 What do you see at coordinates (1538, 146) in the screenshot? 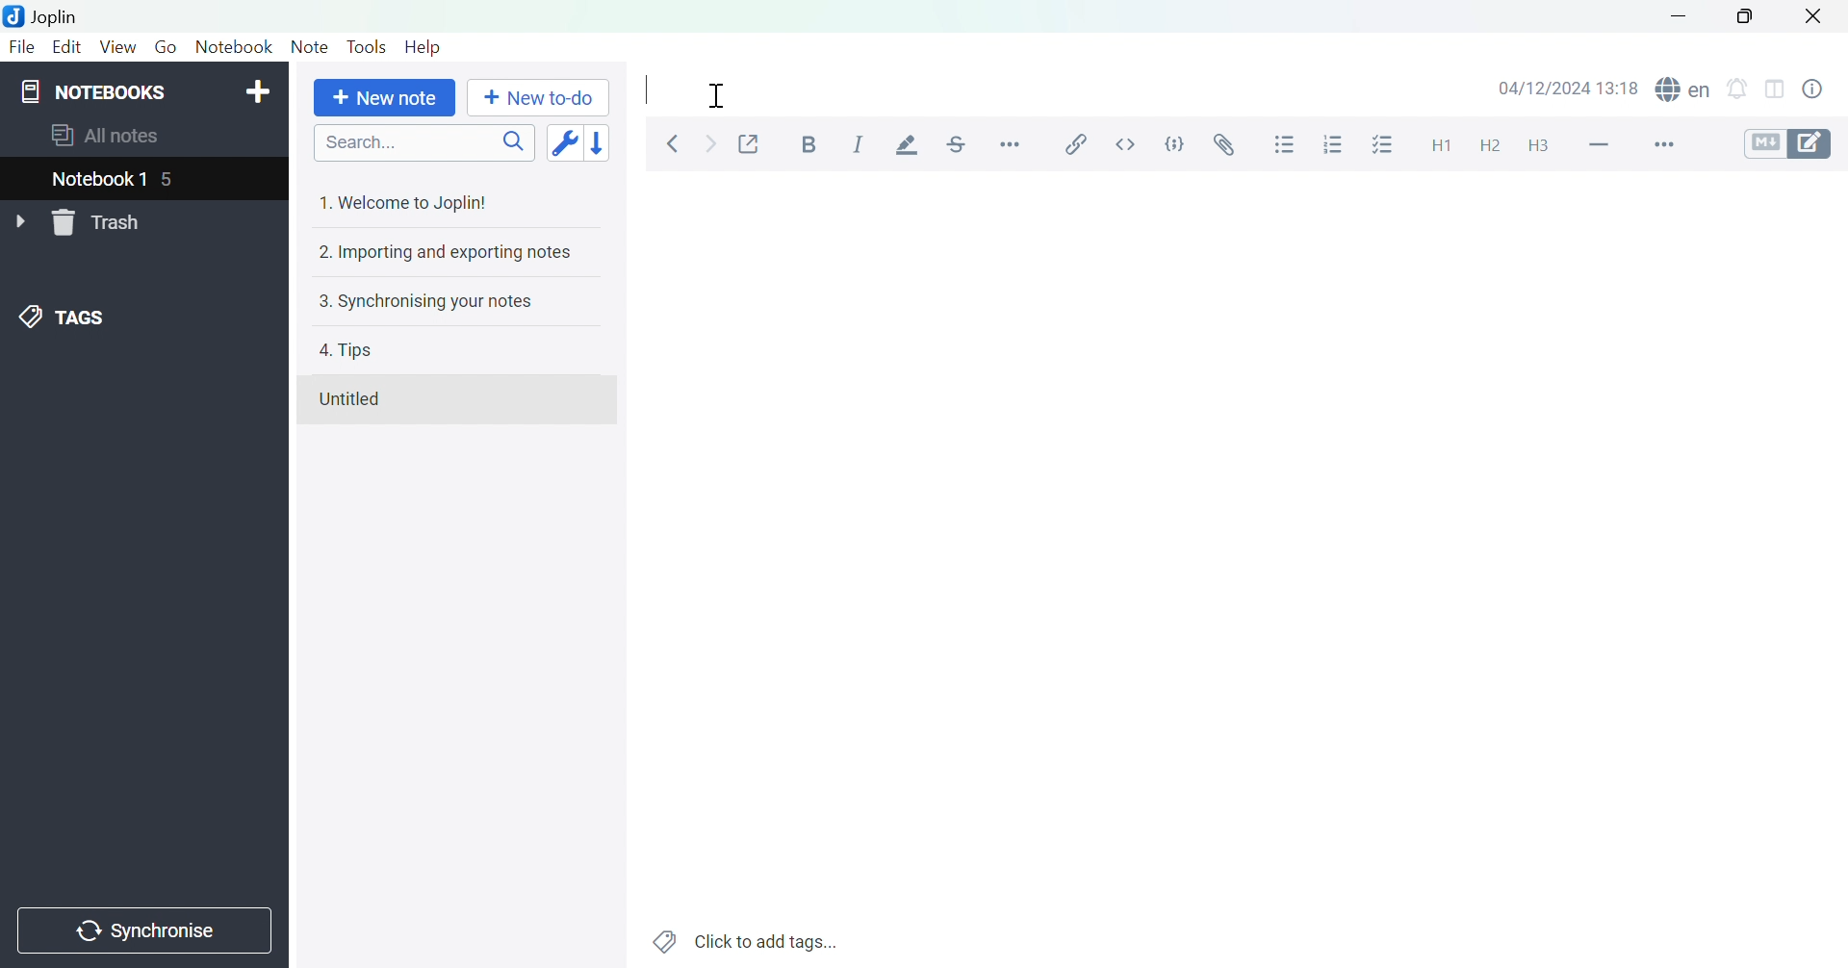
I see `Heading 3` at bounding box center [1538, 146].